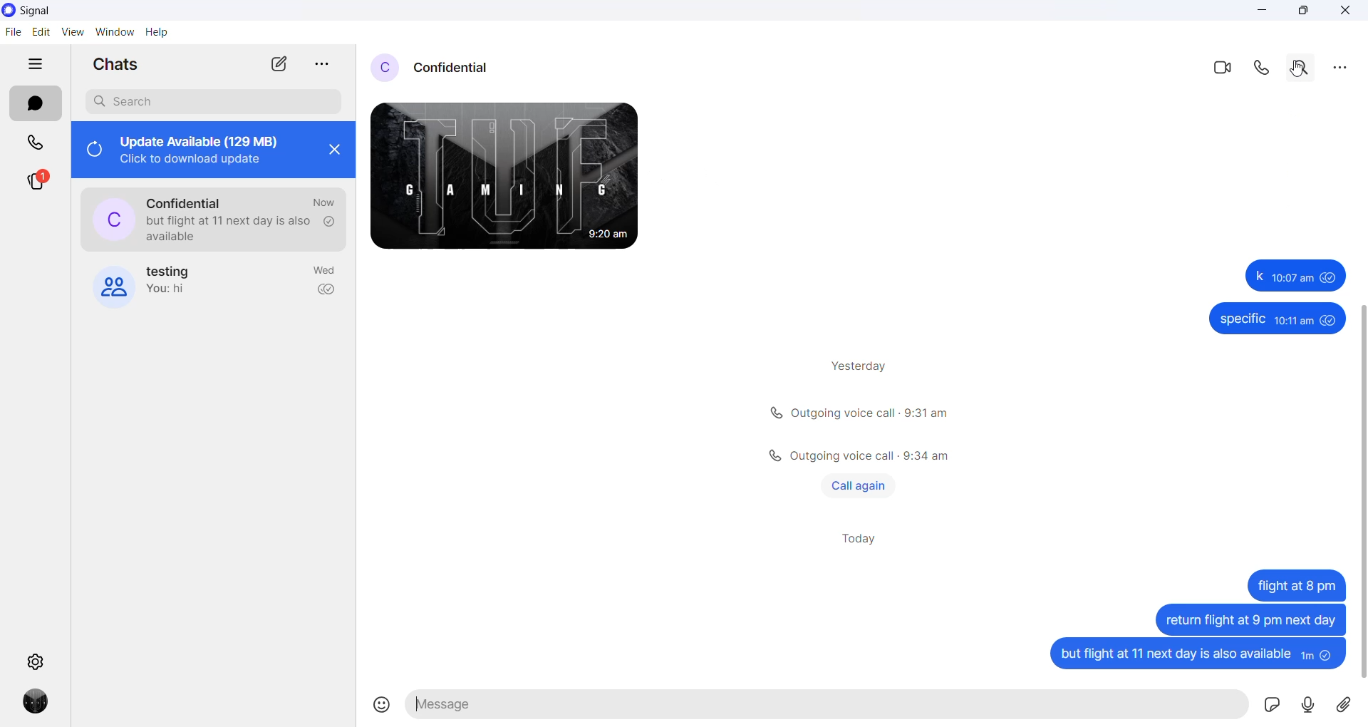  I want to click on today heading, so click(861, 542).